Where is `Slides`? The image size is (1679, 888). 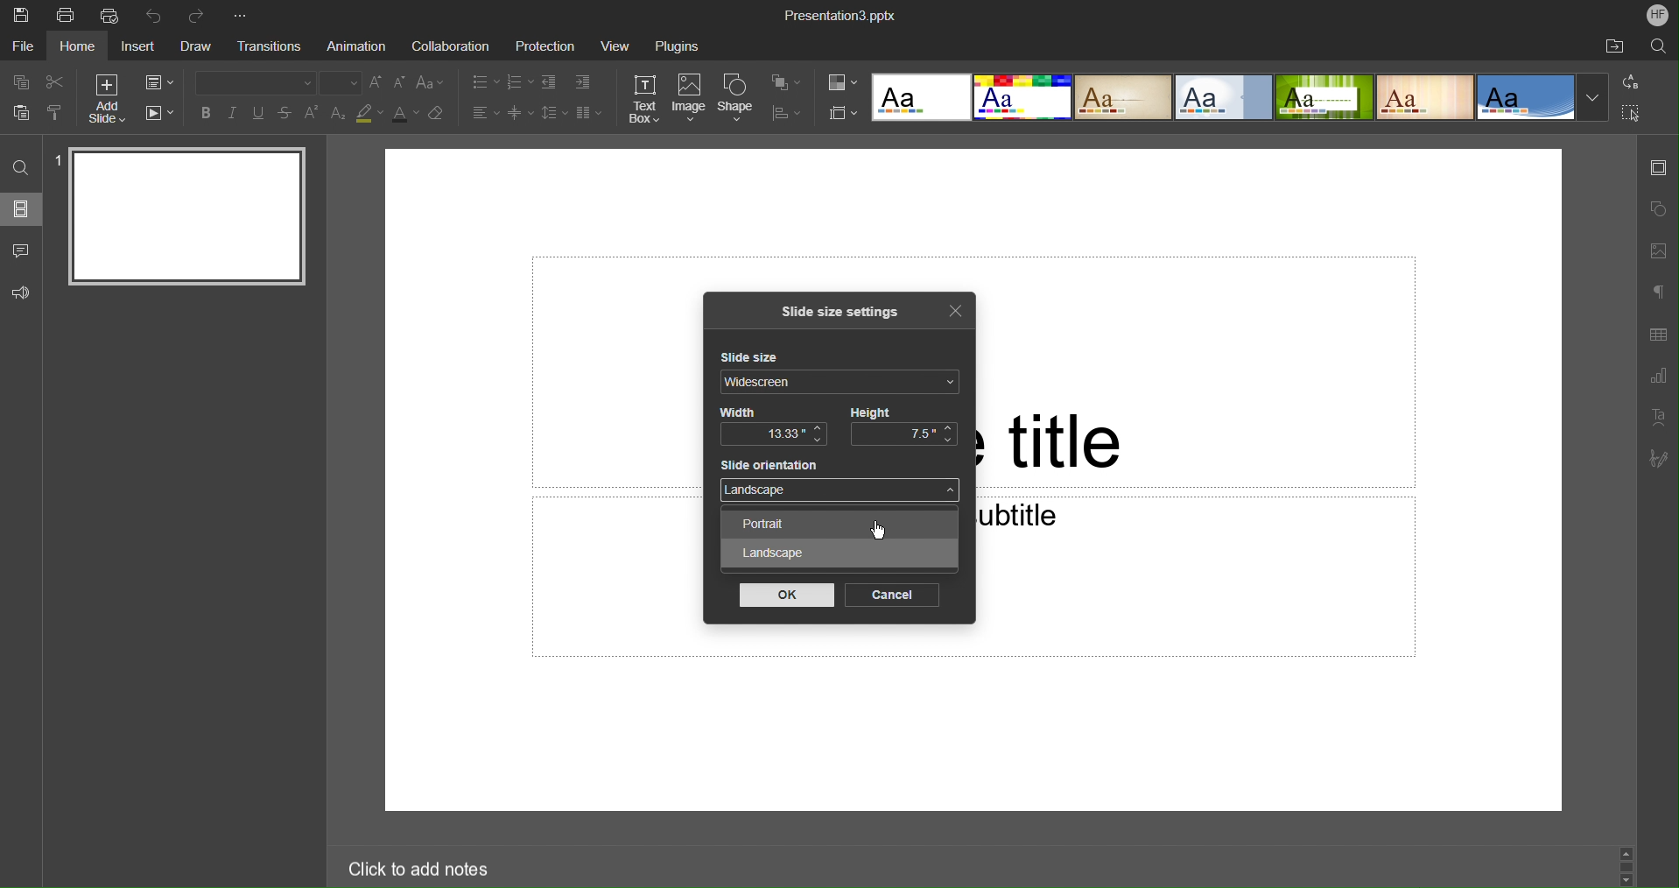
Slides is located at coordinates (21, 208).